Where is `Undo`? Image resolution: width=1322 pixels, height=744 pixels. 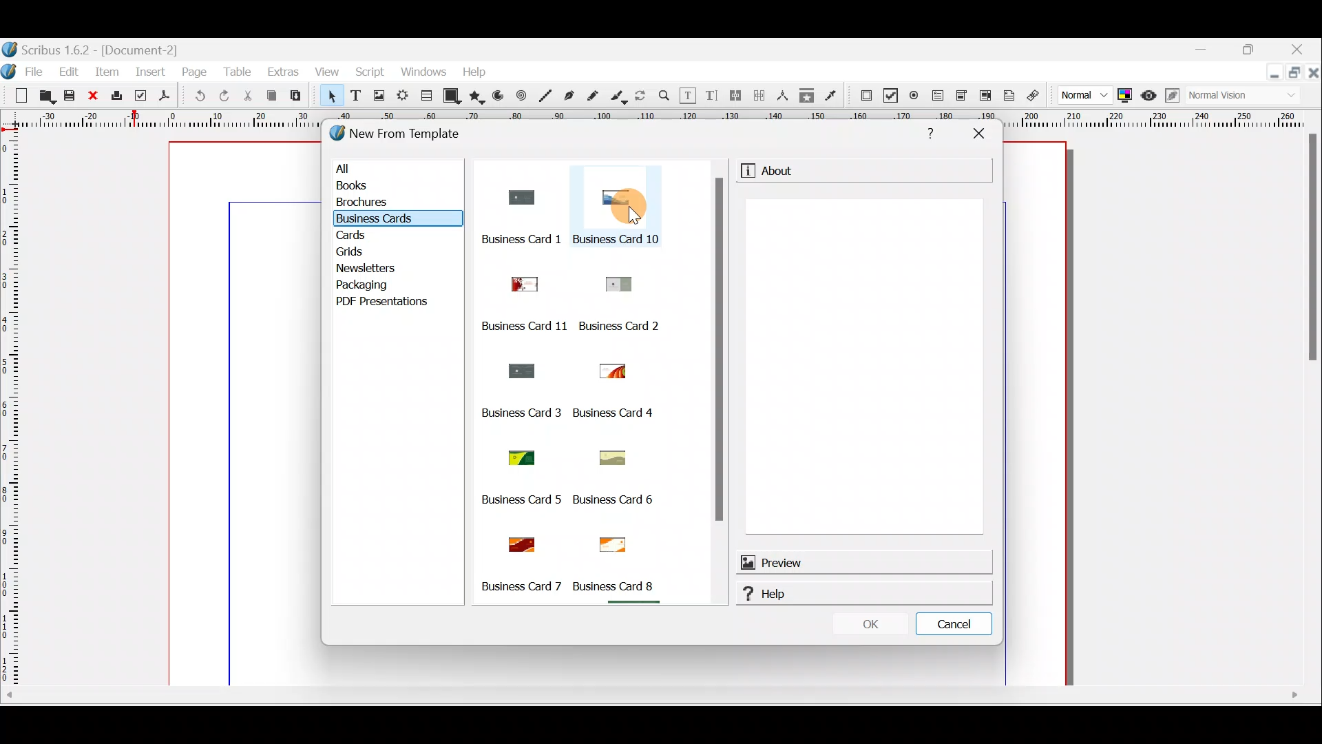 Undo is located at coordinates (200, 96).